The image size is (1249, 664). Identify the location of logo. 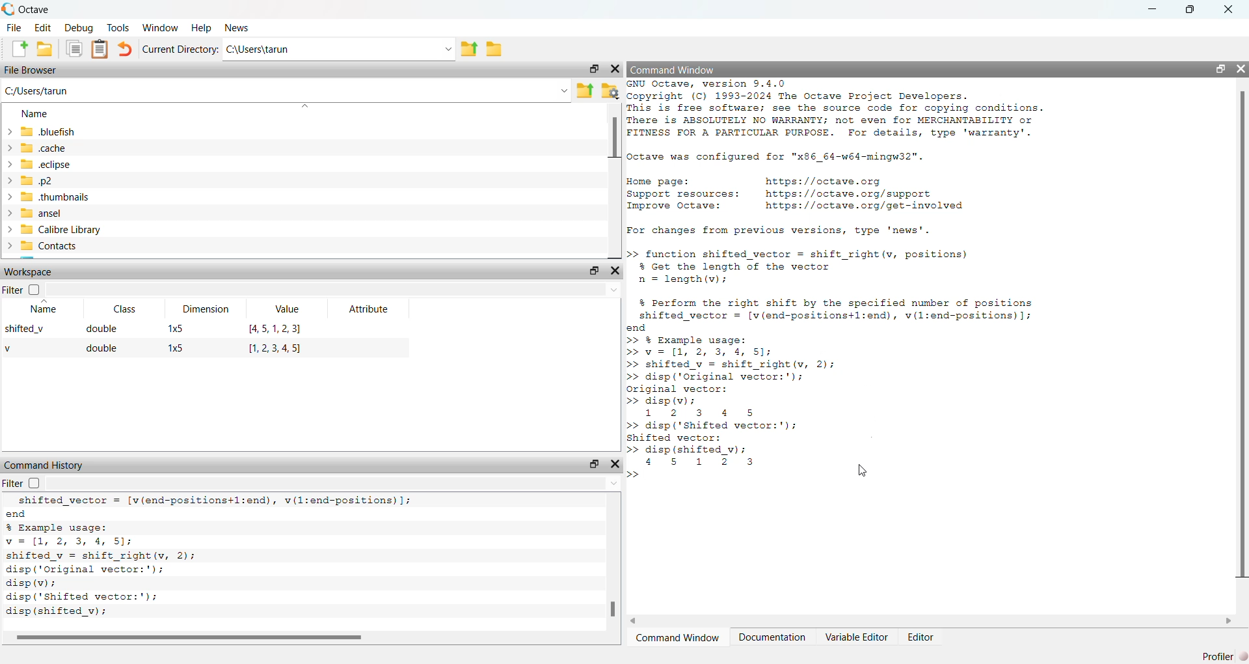
(8, 8).